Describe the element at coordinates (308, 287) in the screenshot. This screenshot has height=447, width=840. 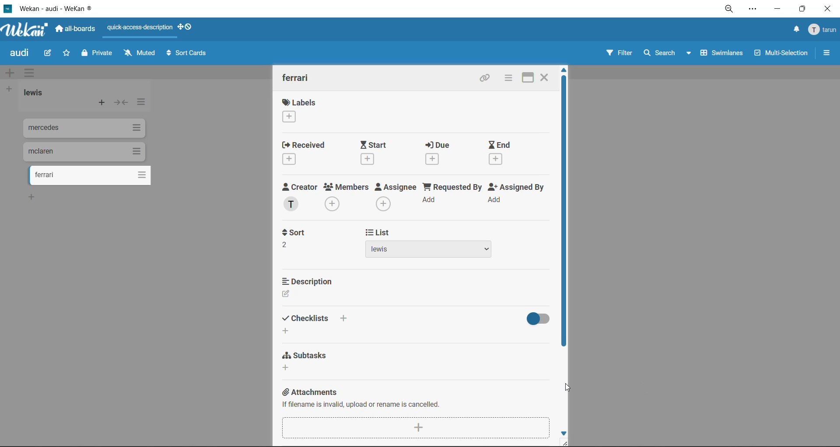
I see `description` at that location.